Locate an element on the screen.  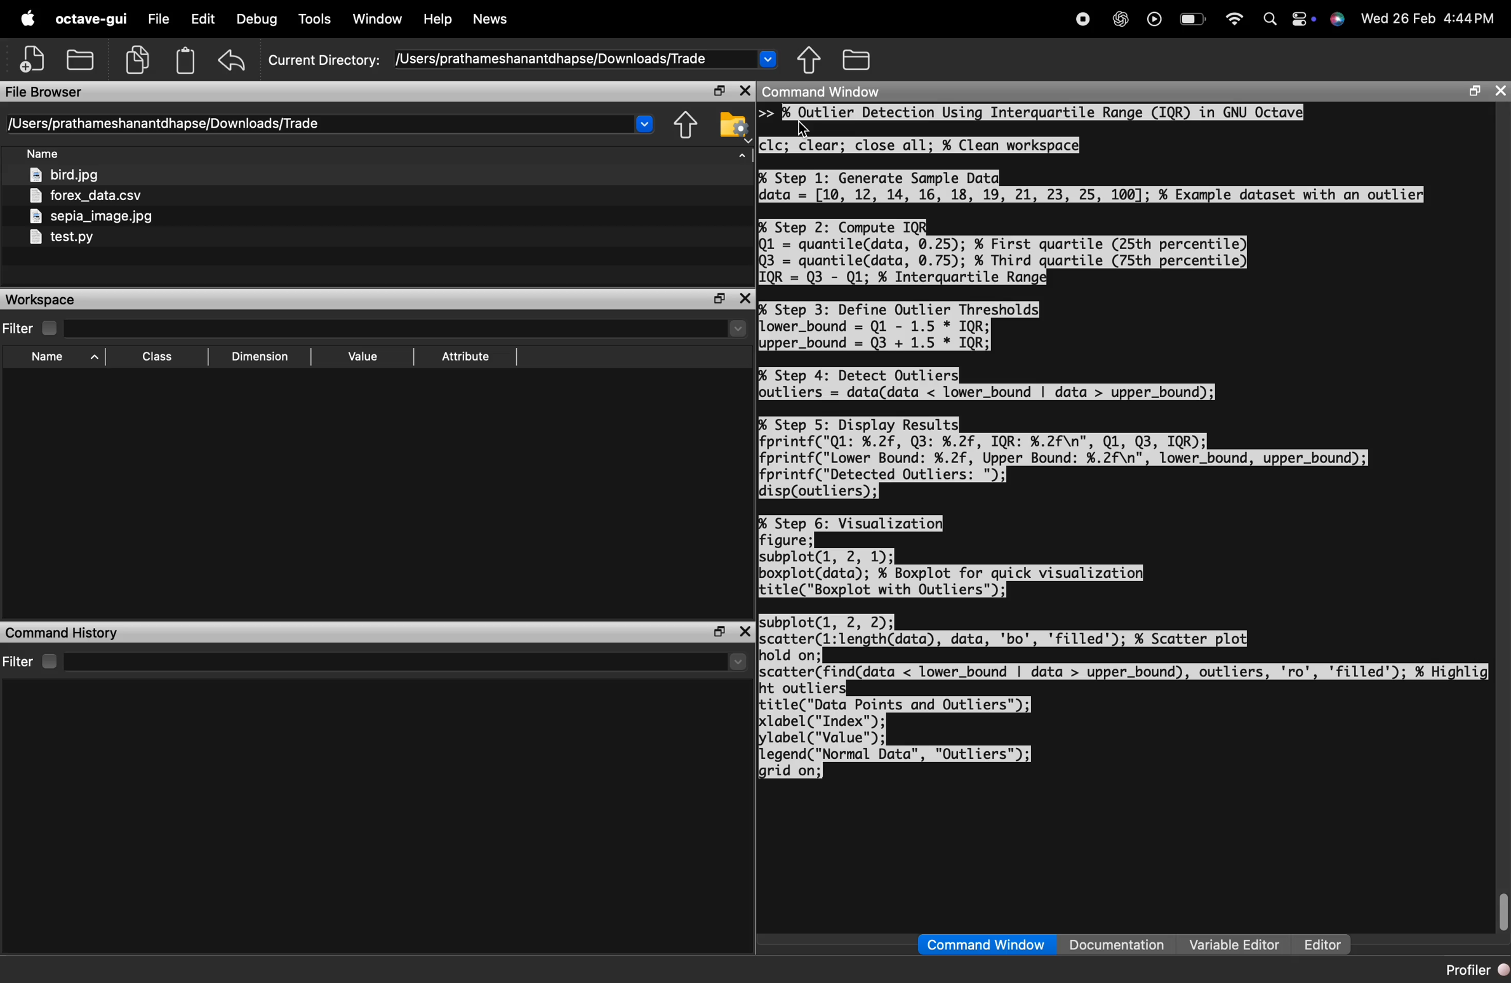
Drop-down  is located at coordinates (645, 122).